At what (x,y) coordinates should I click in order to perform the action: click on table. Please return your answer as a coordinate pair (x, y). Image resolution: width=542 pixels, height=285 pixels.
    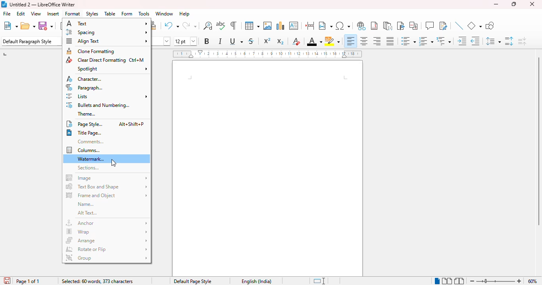
    Looking at the image, I should click on (252, 25).